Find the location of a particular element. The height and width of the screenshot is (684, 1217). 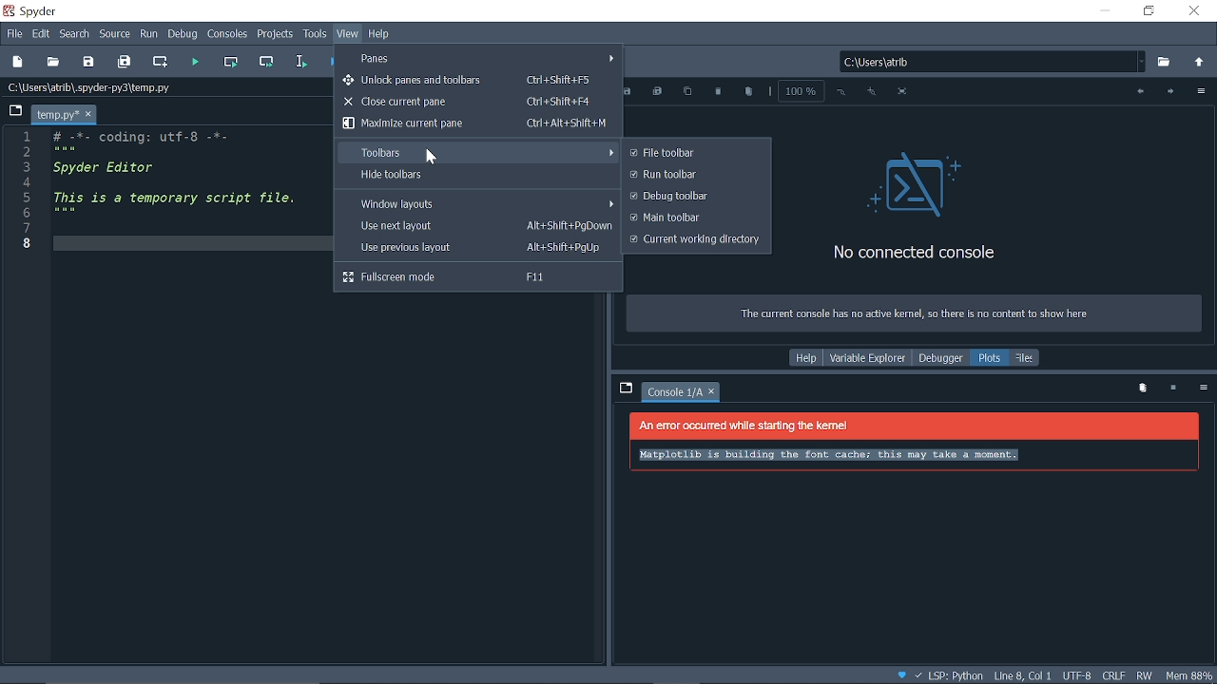

Change to parent directory is located at coordinates (1200, 64).